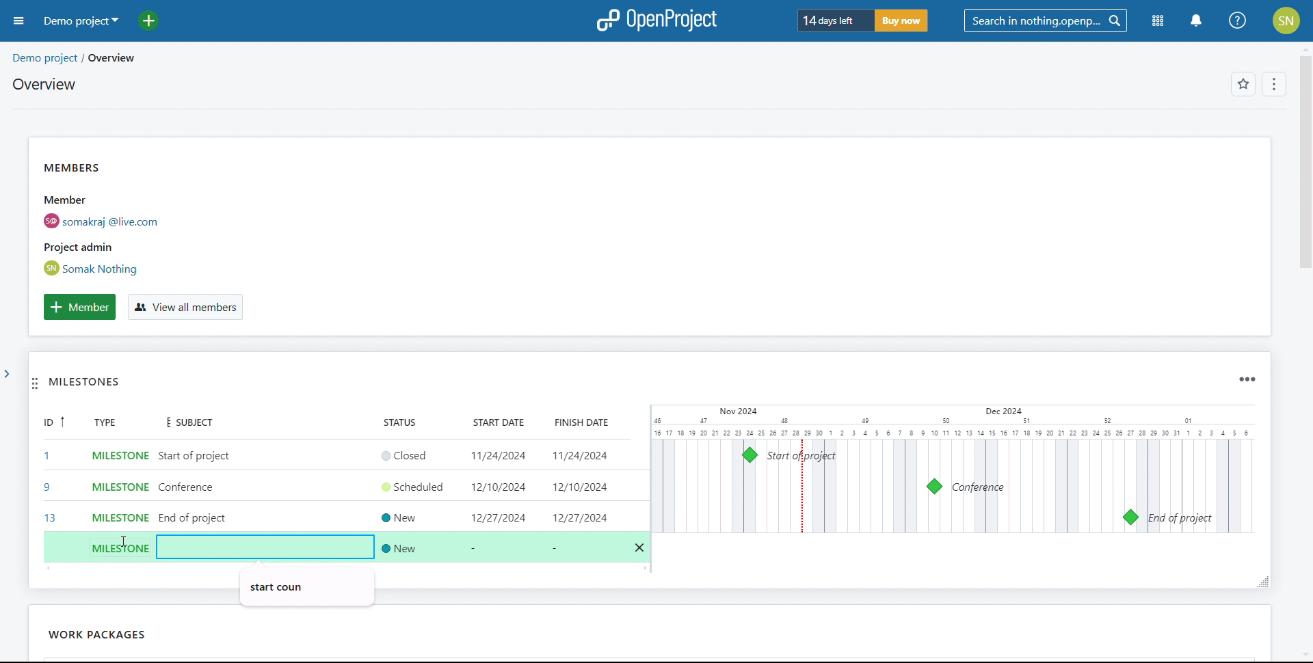 The width and height of the screenshot is (1313, 663). I want to click on overview, so click(43, 84).